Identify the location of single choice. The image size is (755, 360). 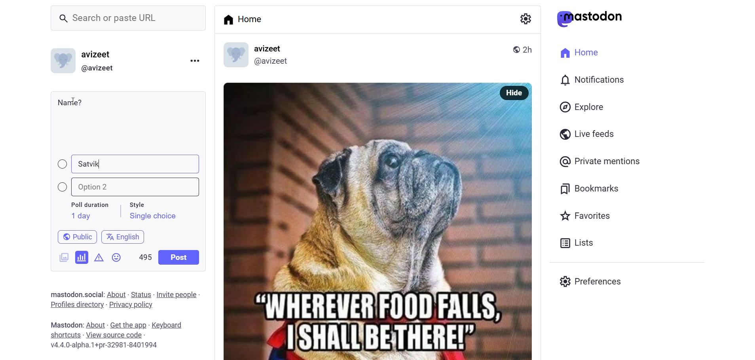
(152, 217).